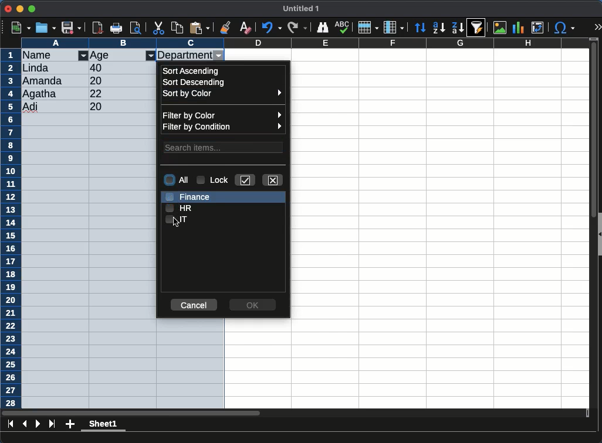  I want to click on pdf reader, so click(97, 29).